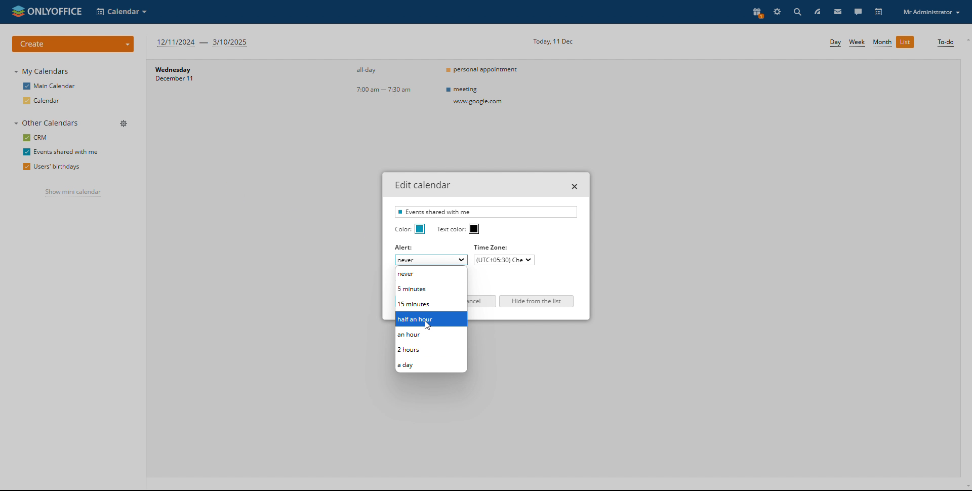  Describe the element at coordinates (42, 71) in the screenshot. I see `my calendars` at that location.